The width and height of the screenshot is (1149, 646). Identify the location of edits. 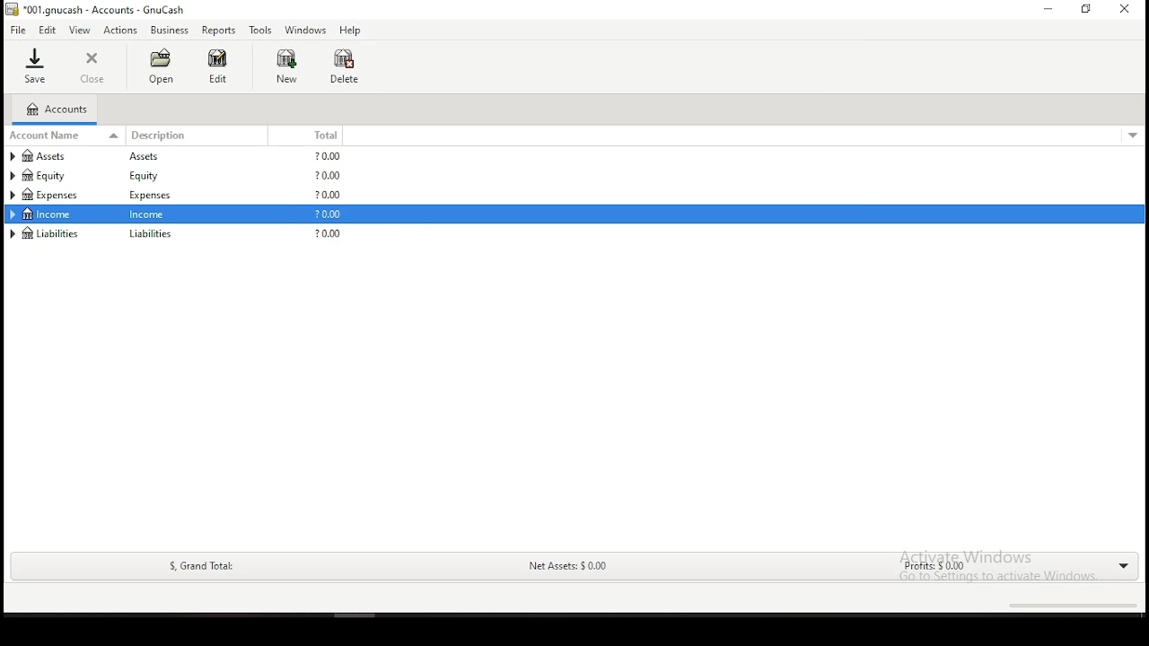
(48, 30).